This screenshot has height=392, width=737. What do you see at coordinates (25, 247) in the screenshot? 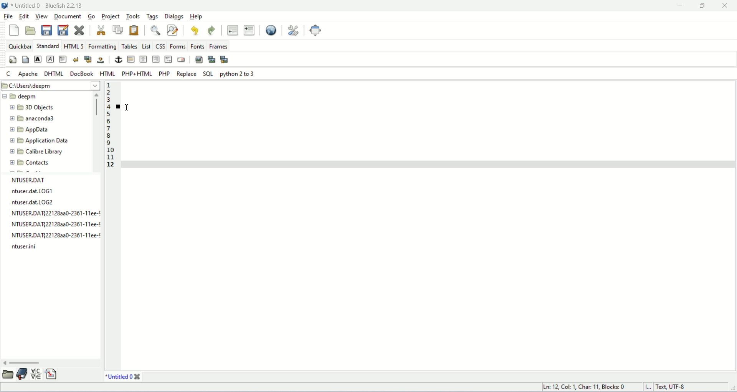
I see `ntuser.ini` at bounding box center [25, 247].